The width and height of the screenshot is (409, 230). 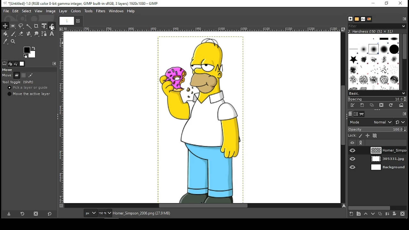 I want to click on move tool, so click(x=5, y=26).